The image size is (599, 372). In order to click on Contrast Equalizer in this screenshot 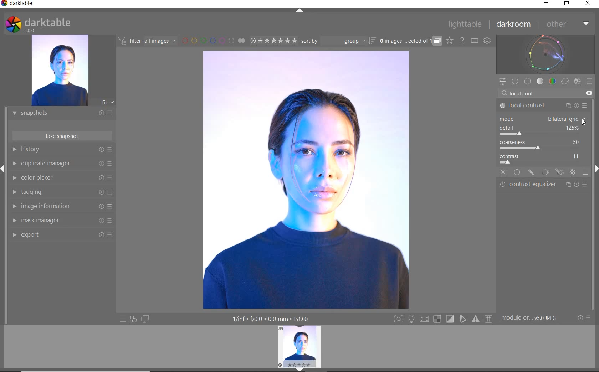, I will do `click(543, 185)`.